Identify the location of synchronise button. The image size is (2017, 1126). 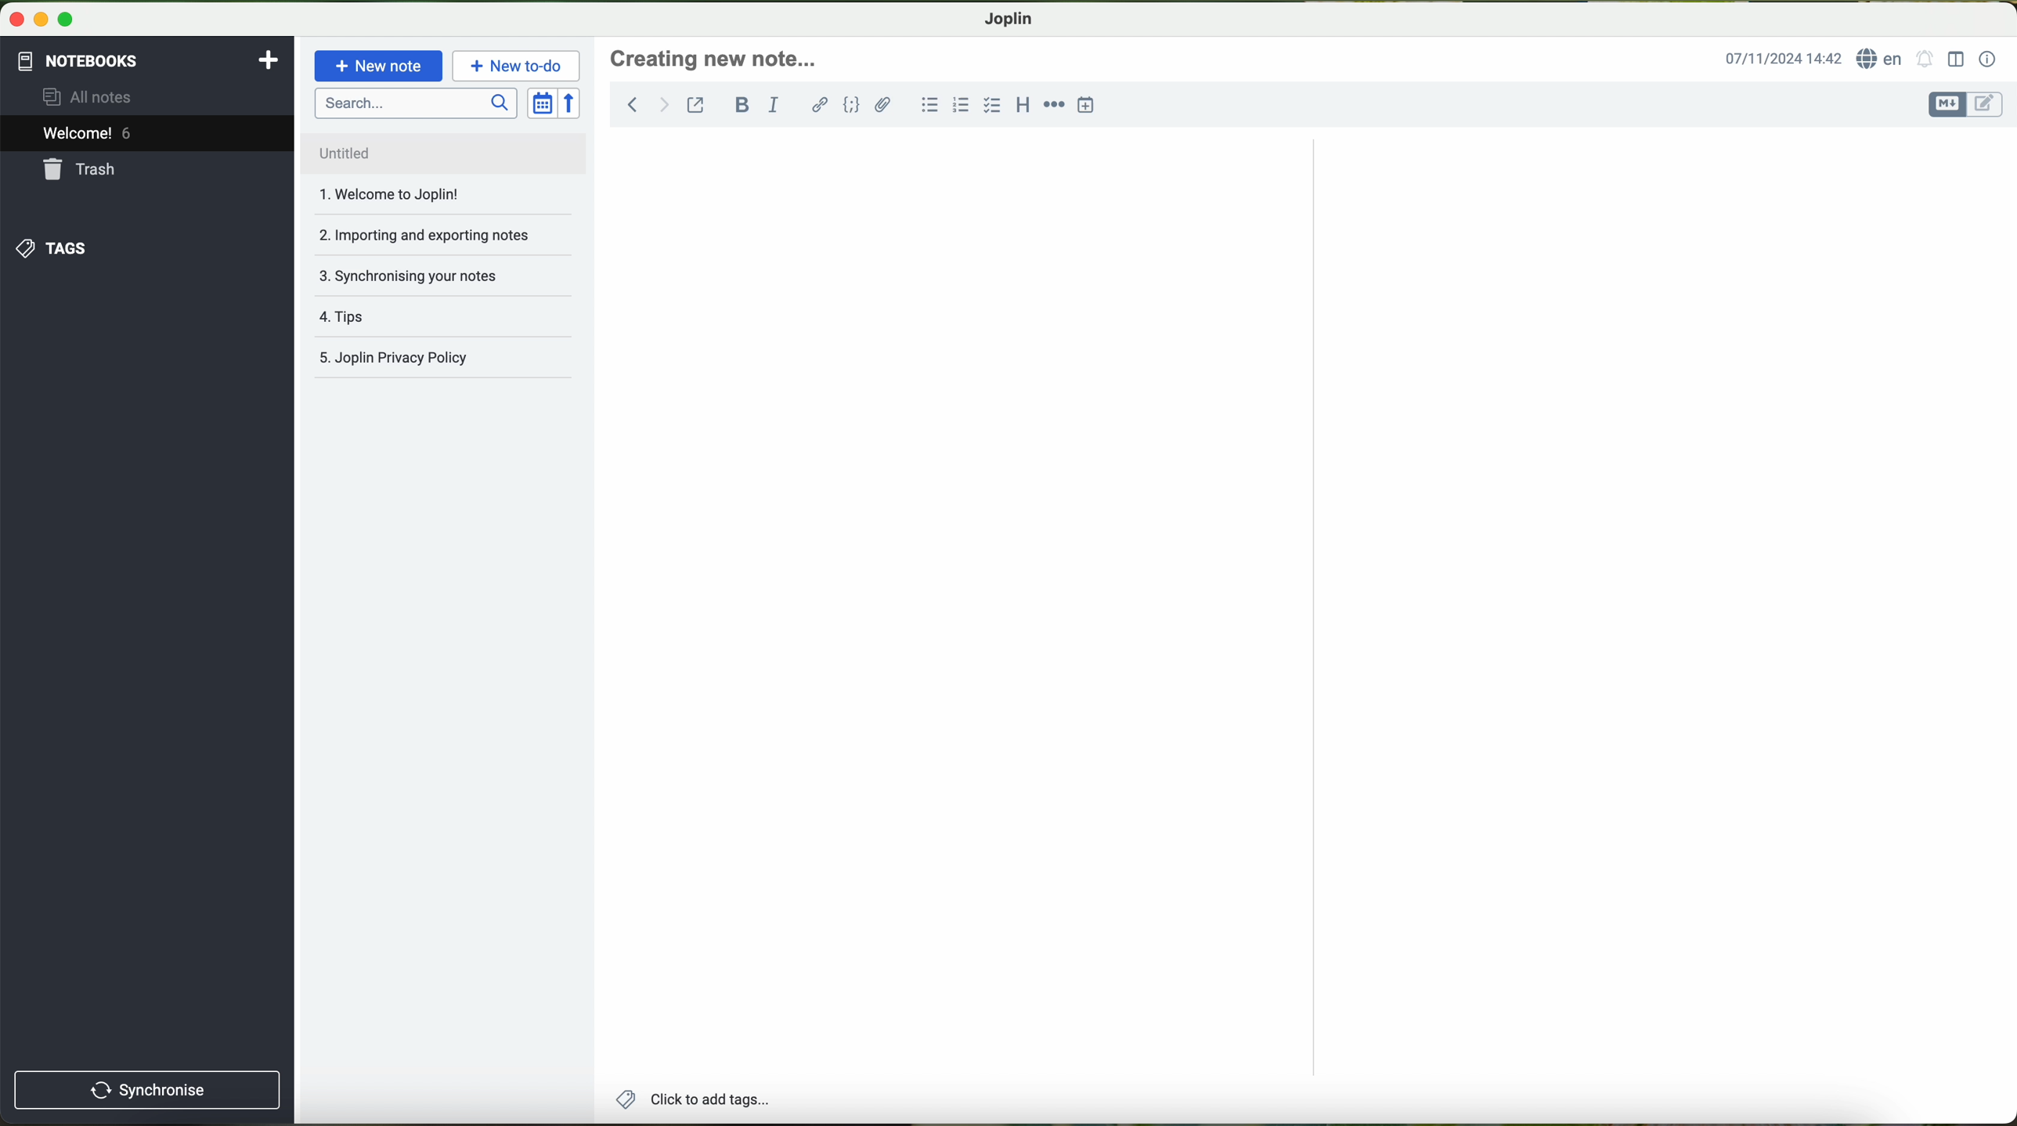
(149, 1092).